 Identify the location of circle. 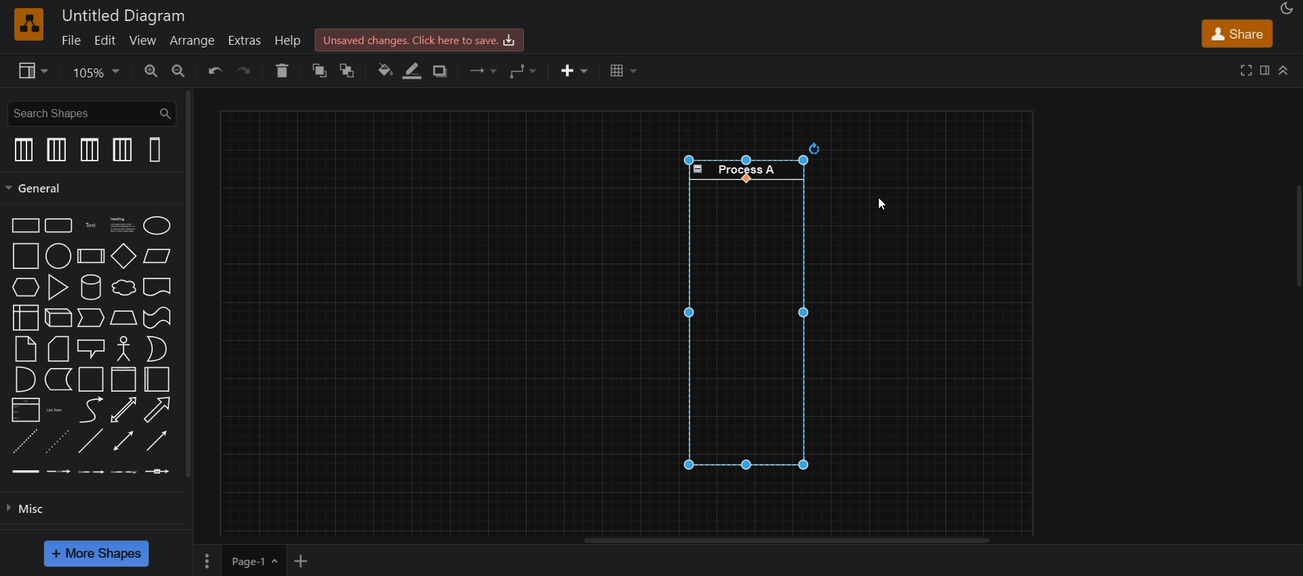
(58, 257).